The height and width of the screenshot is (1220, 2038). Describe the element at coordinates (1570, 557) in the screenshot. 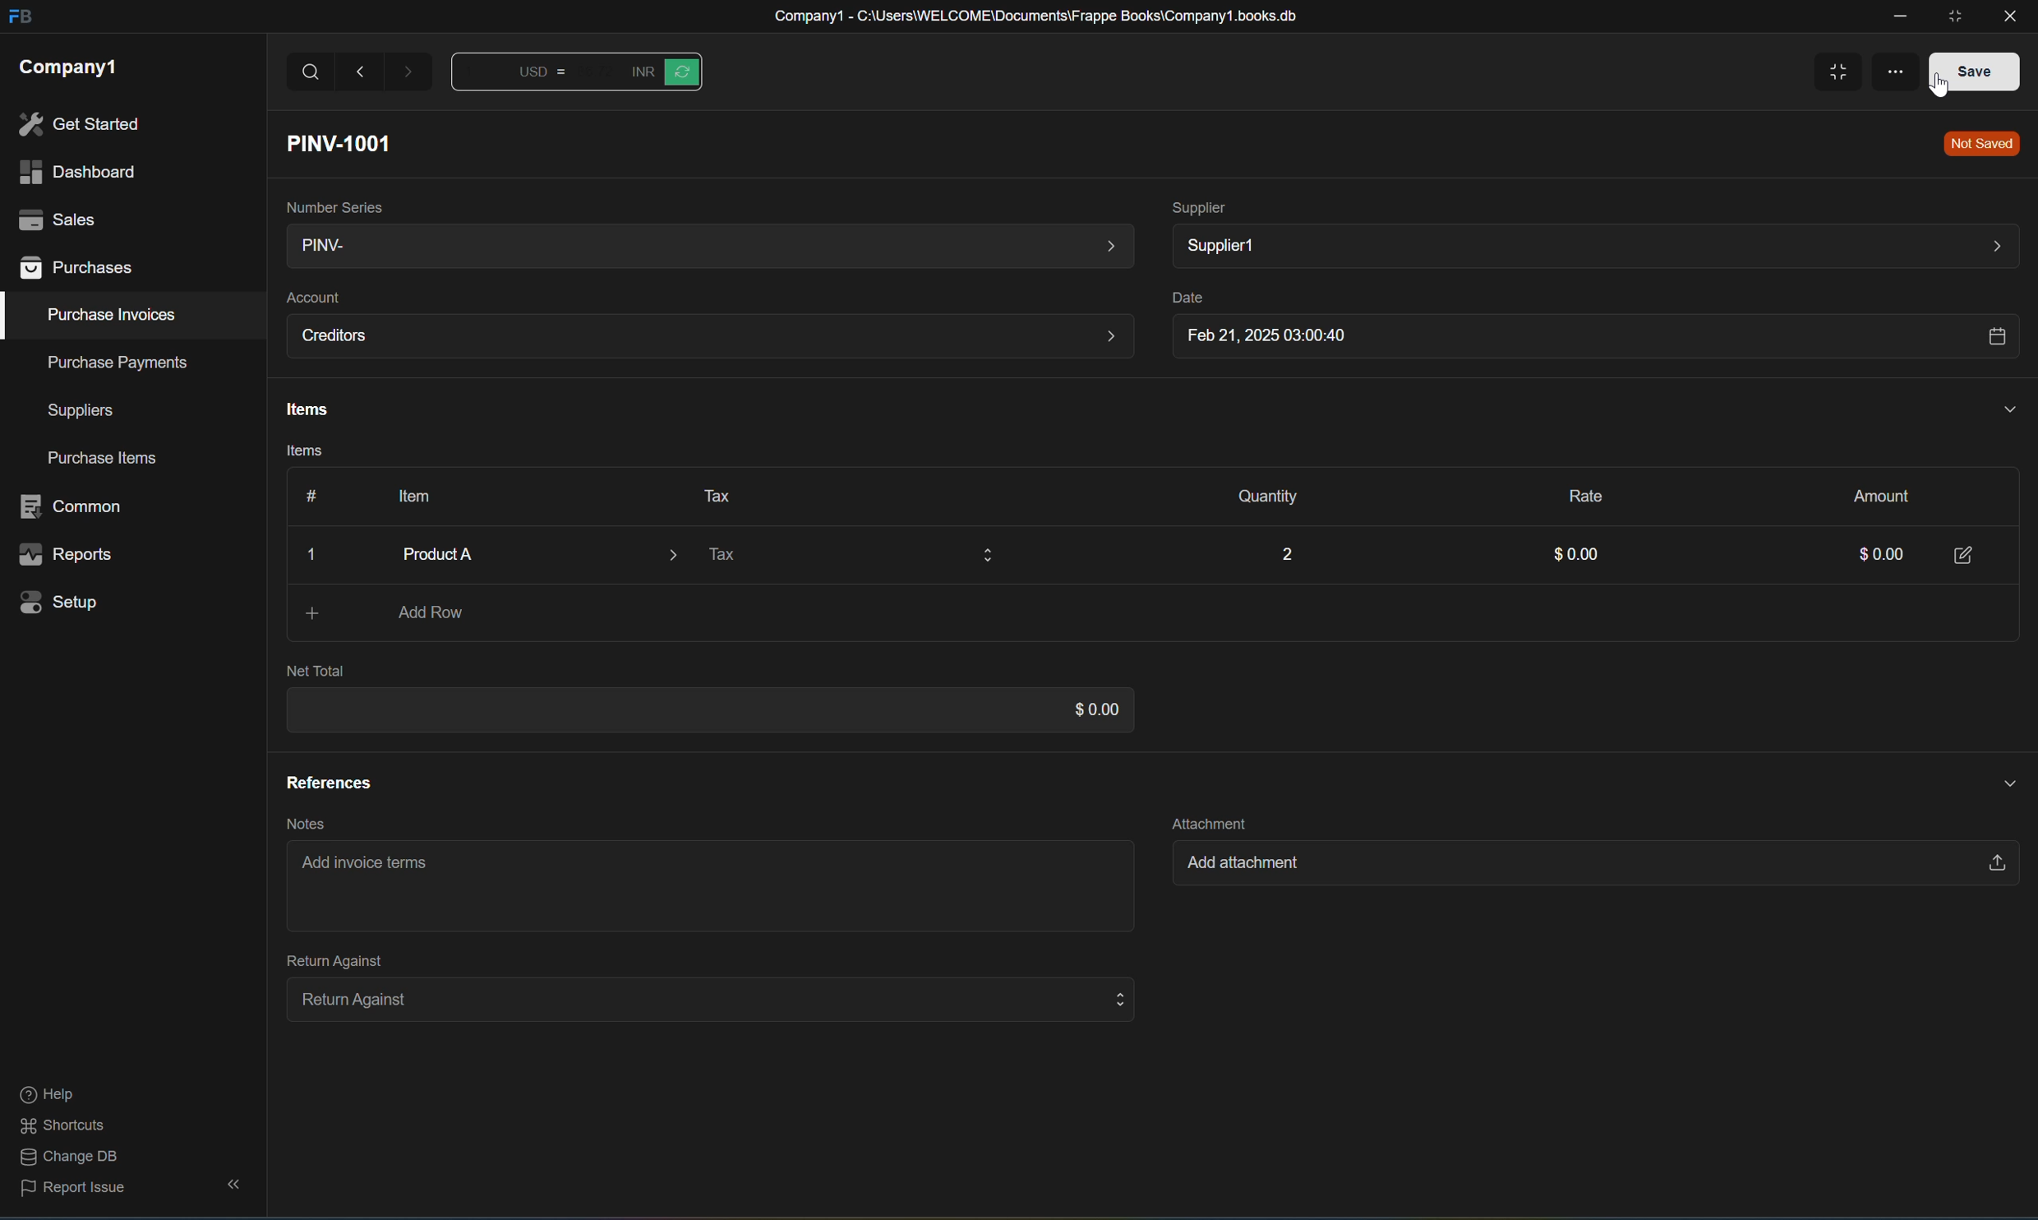

I see `$0.00` at that location.